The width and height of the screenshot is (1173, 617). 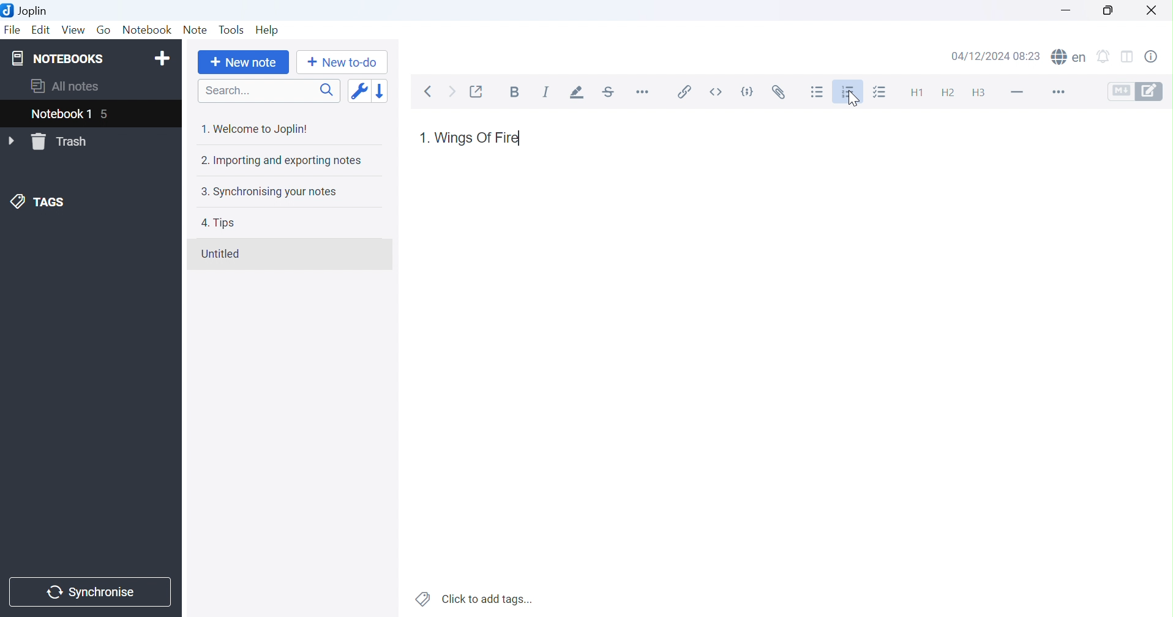 I want to click on Toggle external editing, so click(x=478, y=91).